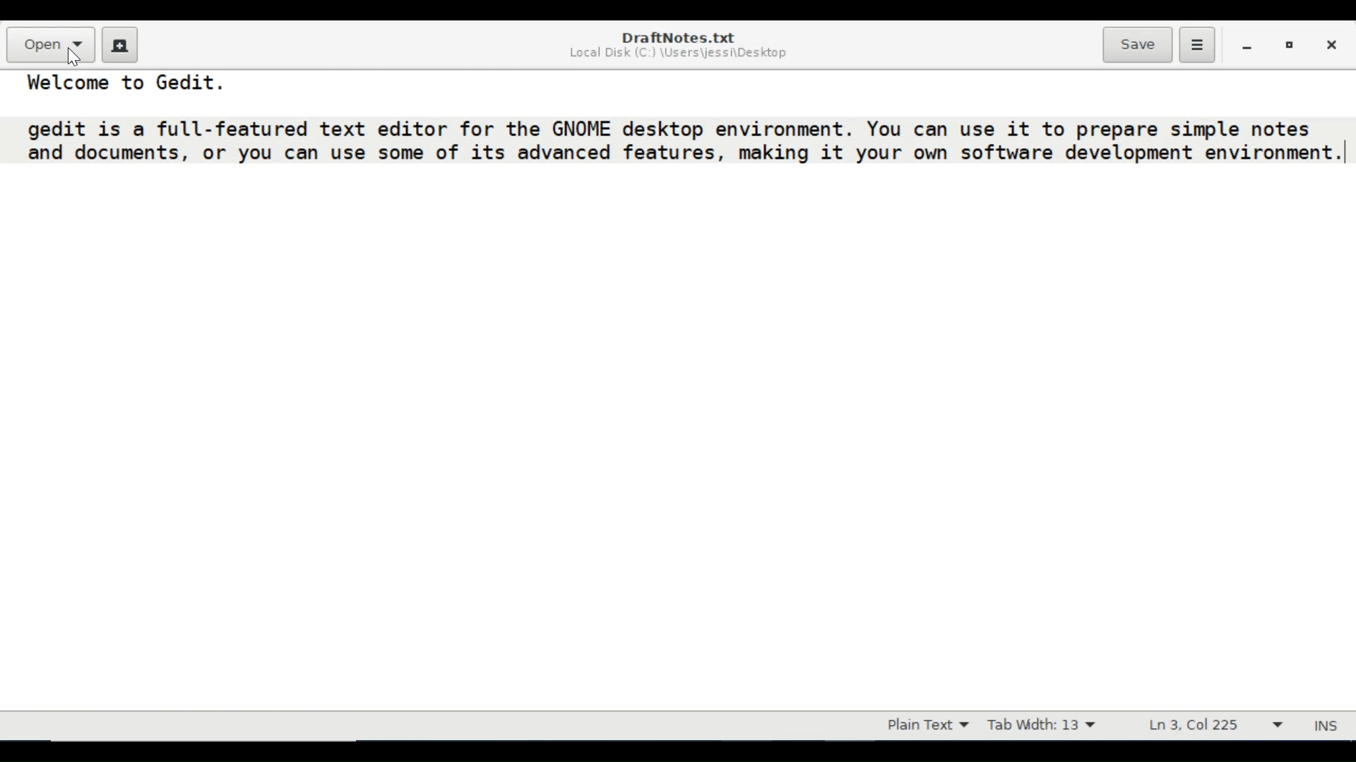 The width and height of the screenshot is (1356, 762). What do you see at coordinates (924, 725) in the screenshot?
I see `File type` at bounding box center [924, 725].